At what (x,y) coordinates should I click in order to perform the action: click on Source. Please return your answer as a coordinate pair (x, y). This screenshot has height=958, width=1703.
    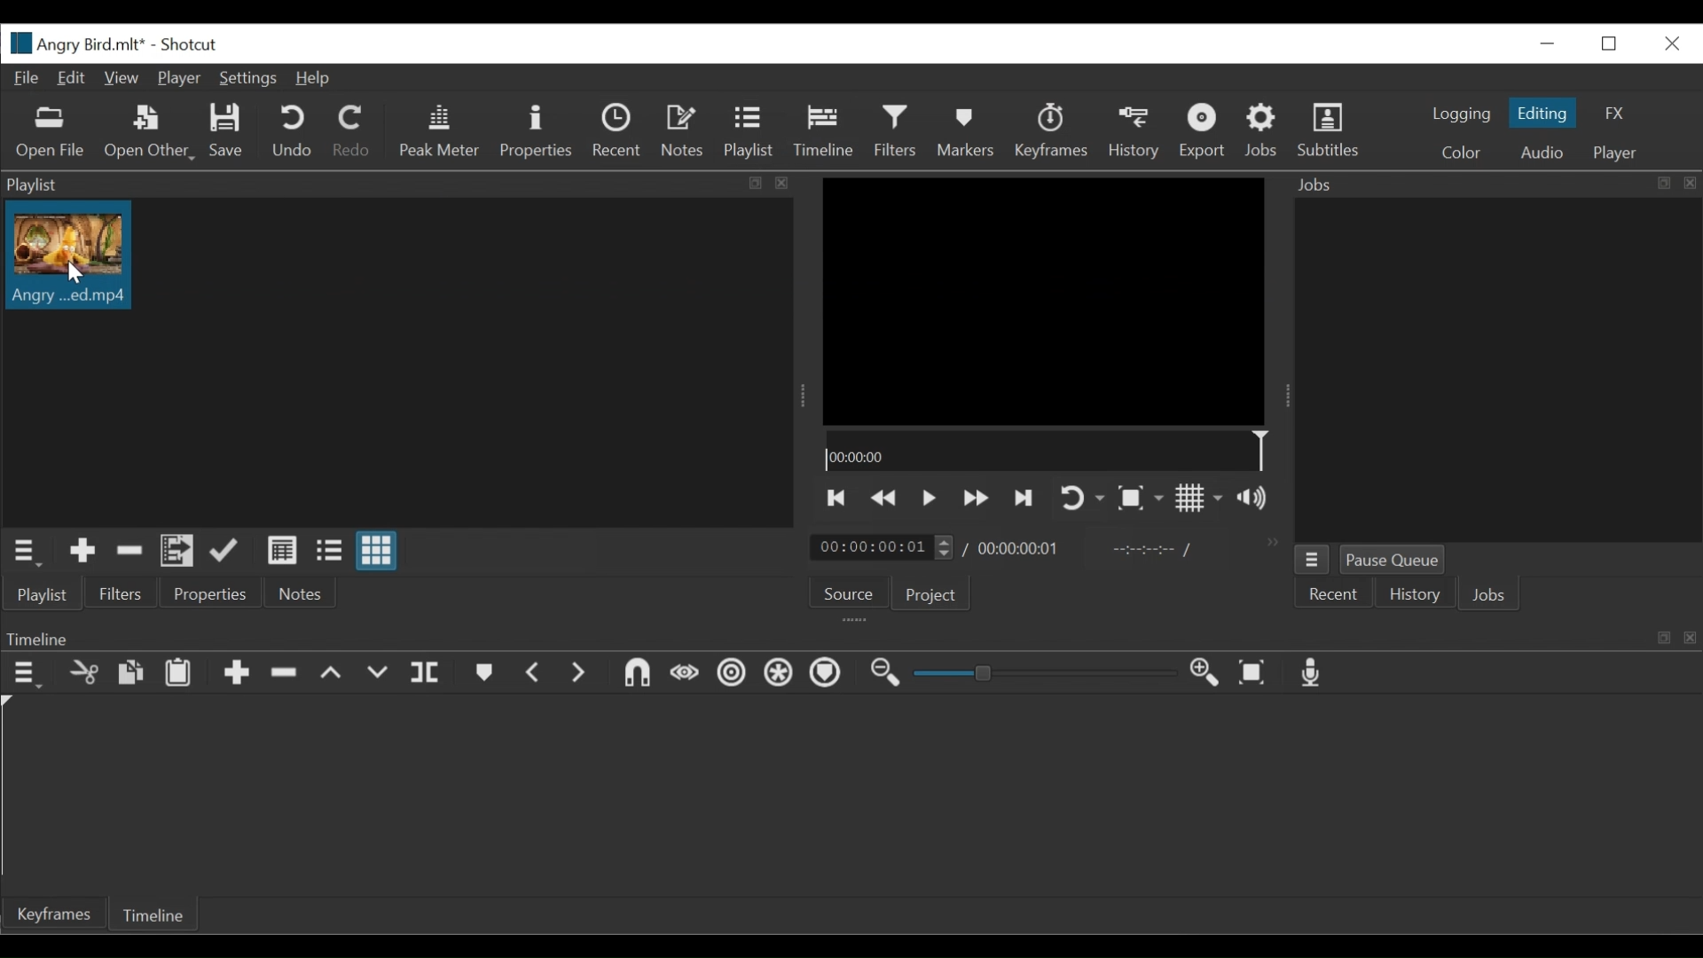
    Looking at the image, I should click on (844, 590).